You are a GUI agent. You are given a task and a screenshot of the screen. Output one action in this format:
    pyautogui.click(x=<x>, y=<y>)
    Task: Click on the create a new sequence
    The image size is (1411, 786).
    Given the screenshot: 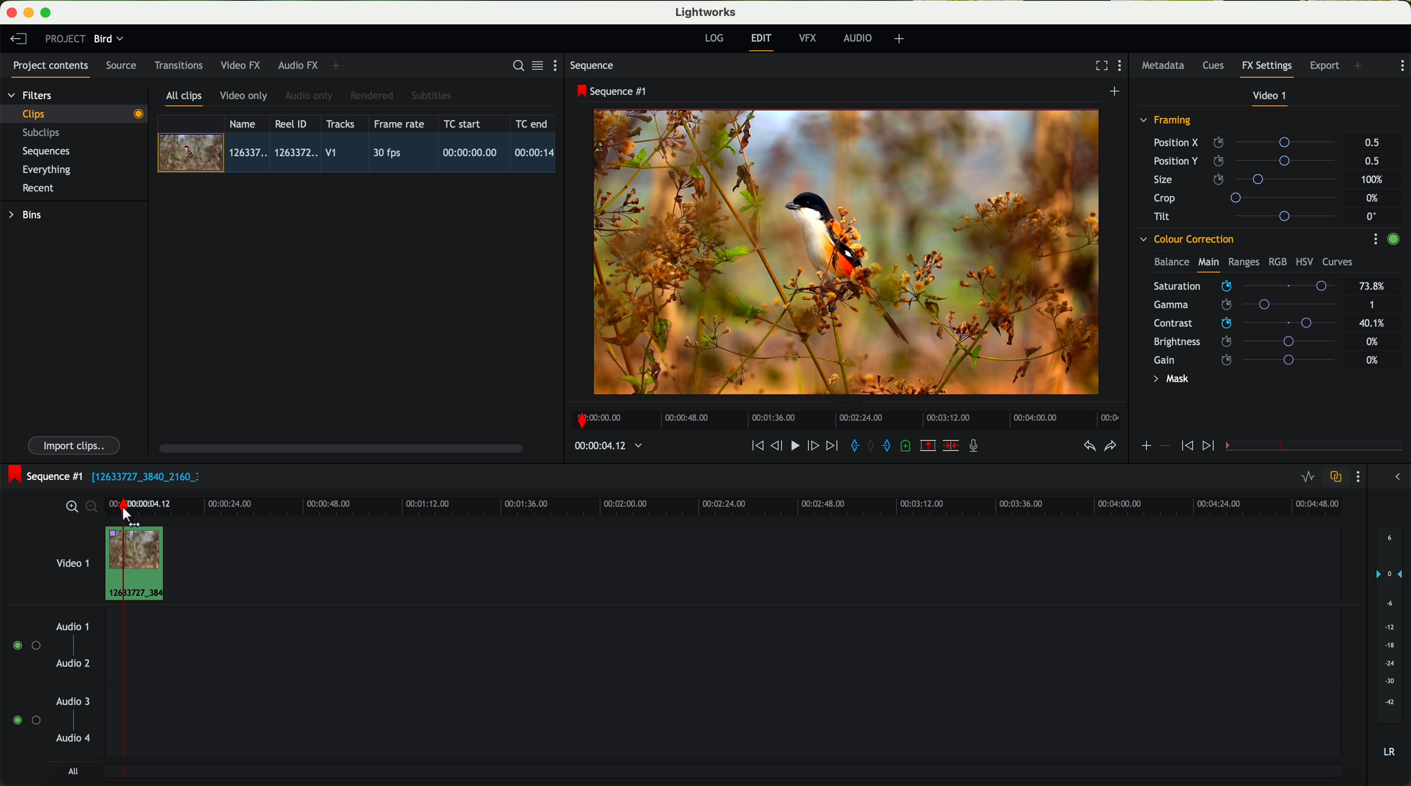 What is the action you would take?
    pyautogui.click(x=1116, y=92)
    